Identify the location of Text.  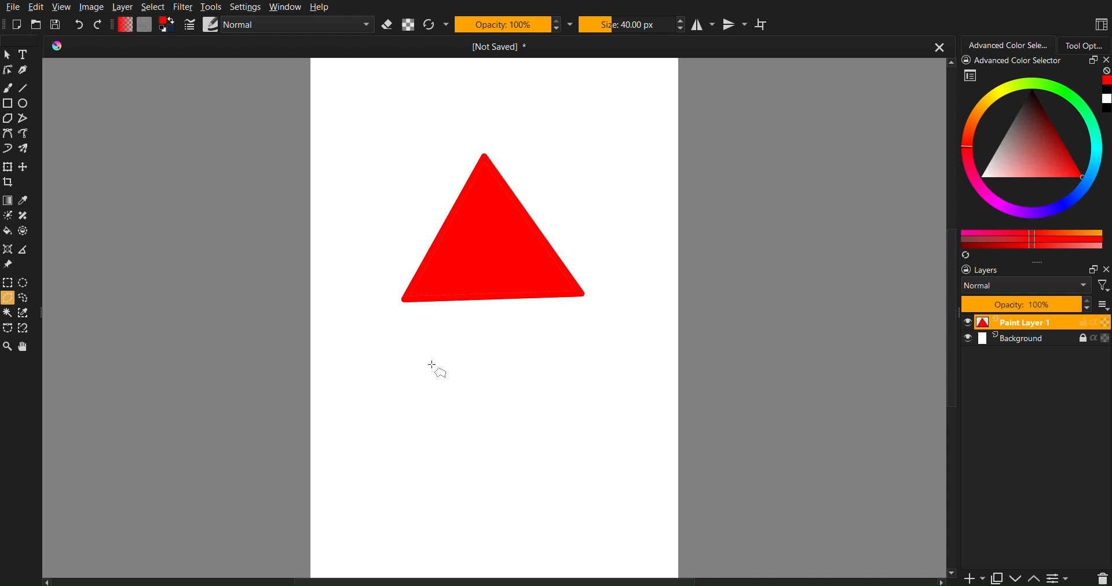
(23, 54).